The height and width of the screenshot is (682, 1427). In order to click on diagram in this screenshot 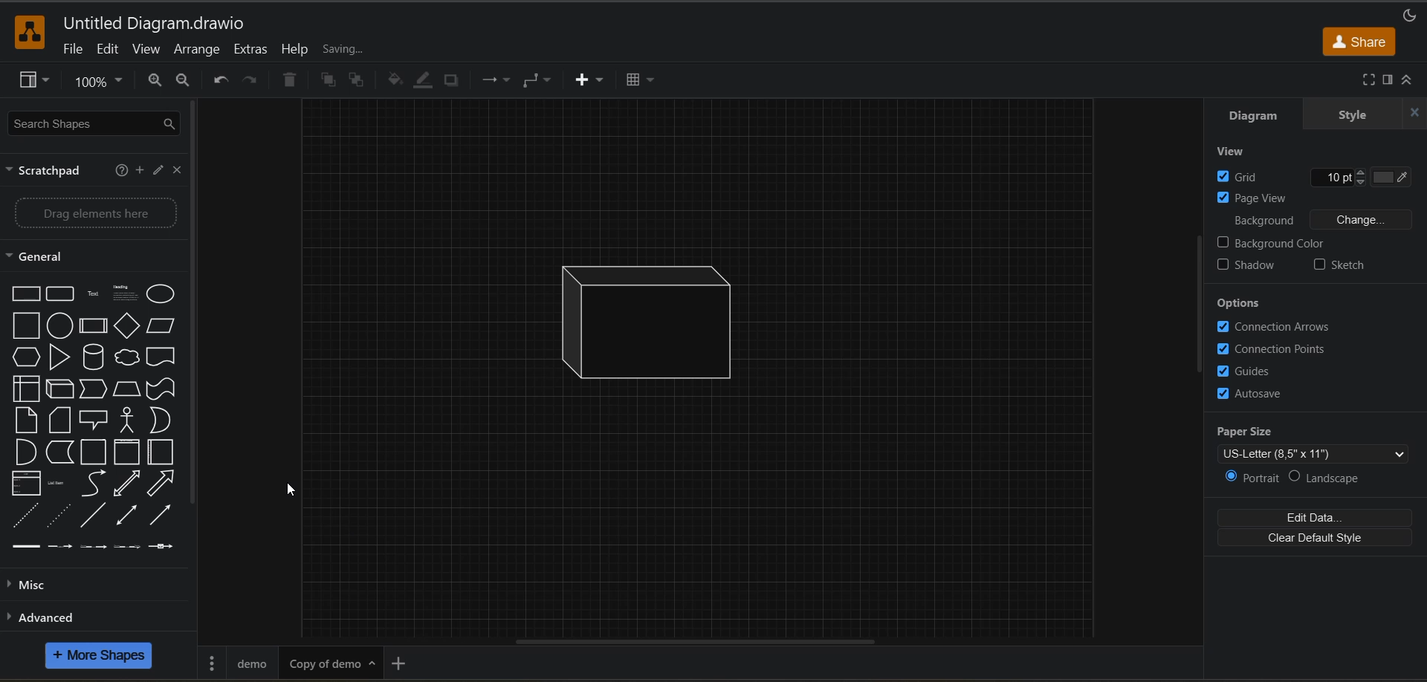, I will do `click(1266, 114)`.